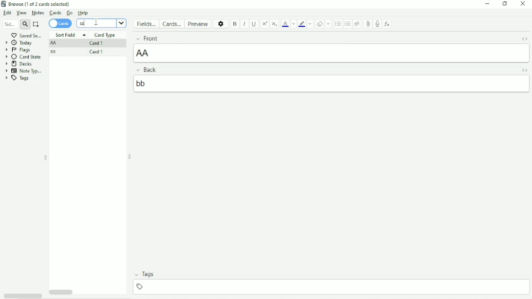 The height and width of the screenshot is (299, 532). Describe the element at coordinates (39, 4) in the screenshot. I see `Browse` at that location.